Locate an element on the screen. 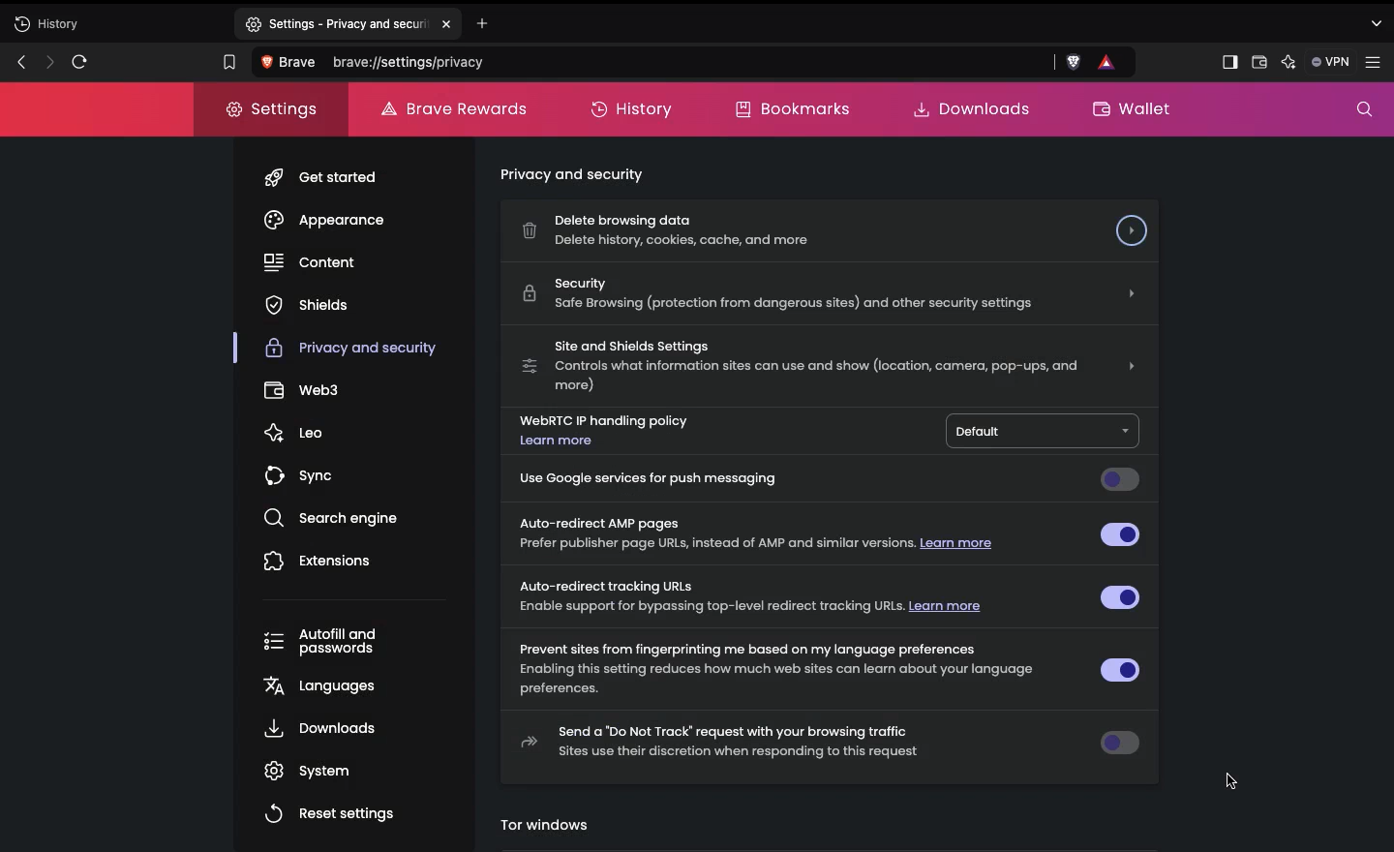 The width and height of the screenshot is (1394, 852). Leo is located at coordinates (303, 432).